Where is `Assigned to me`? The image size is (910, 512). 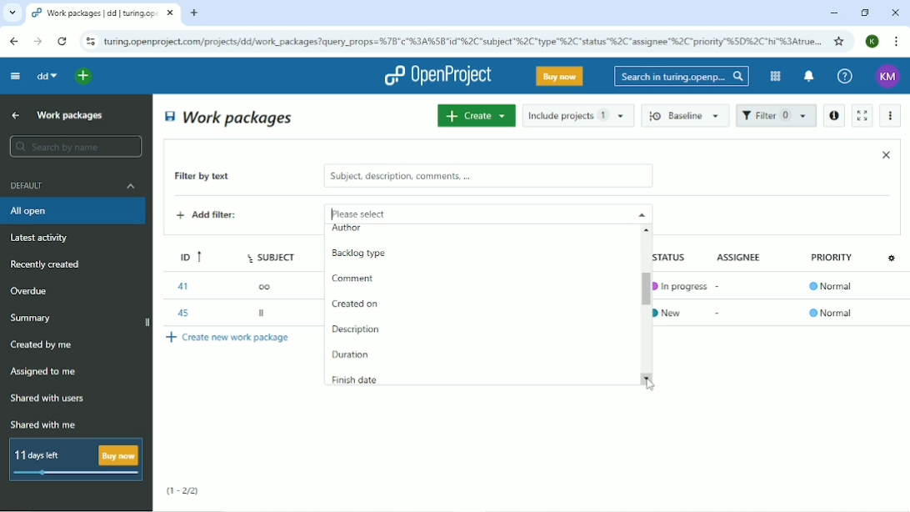 Assigned to me is located at coordinates (44, 372).